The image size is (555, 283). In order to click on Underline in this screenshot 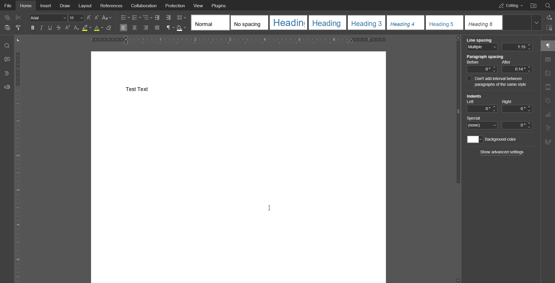, I will do `click(49, 28)`.